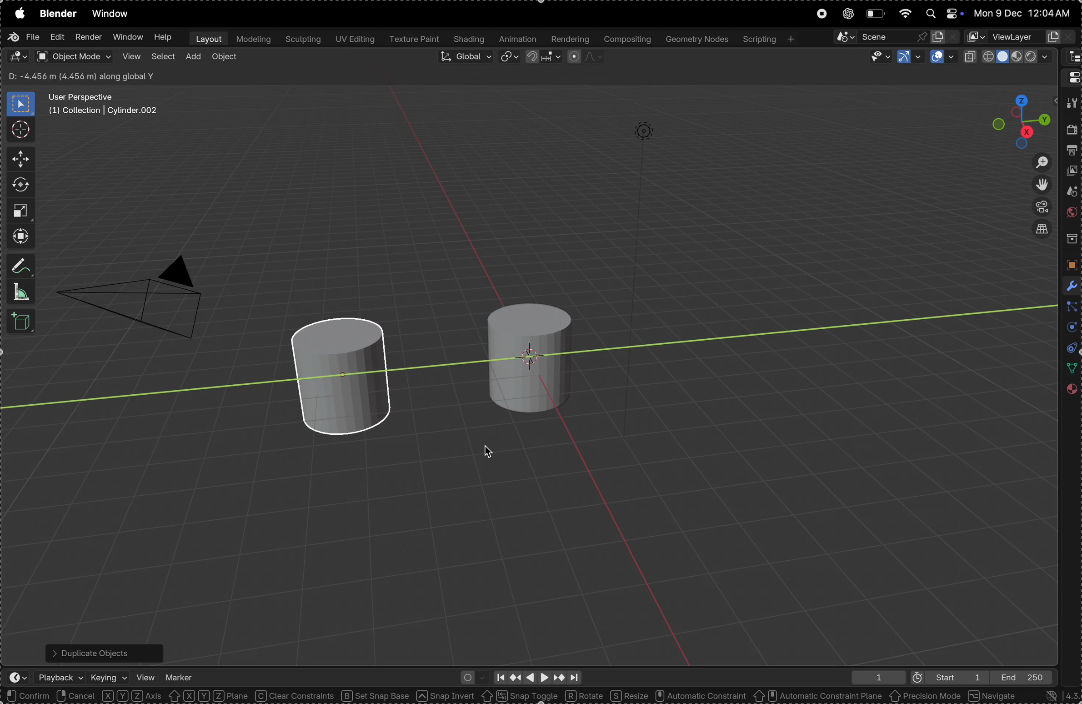 The image size is (1082, 704). What do you see at coordinates (519, 695) in the screenshot?
I see `snap toggle` at bounding box center [519, 695].